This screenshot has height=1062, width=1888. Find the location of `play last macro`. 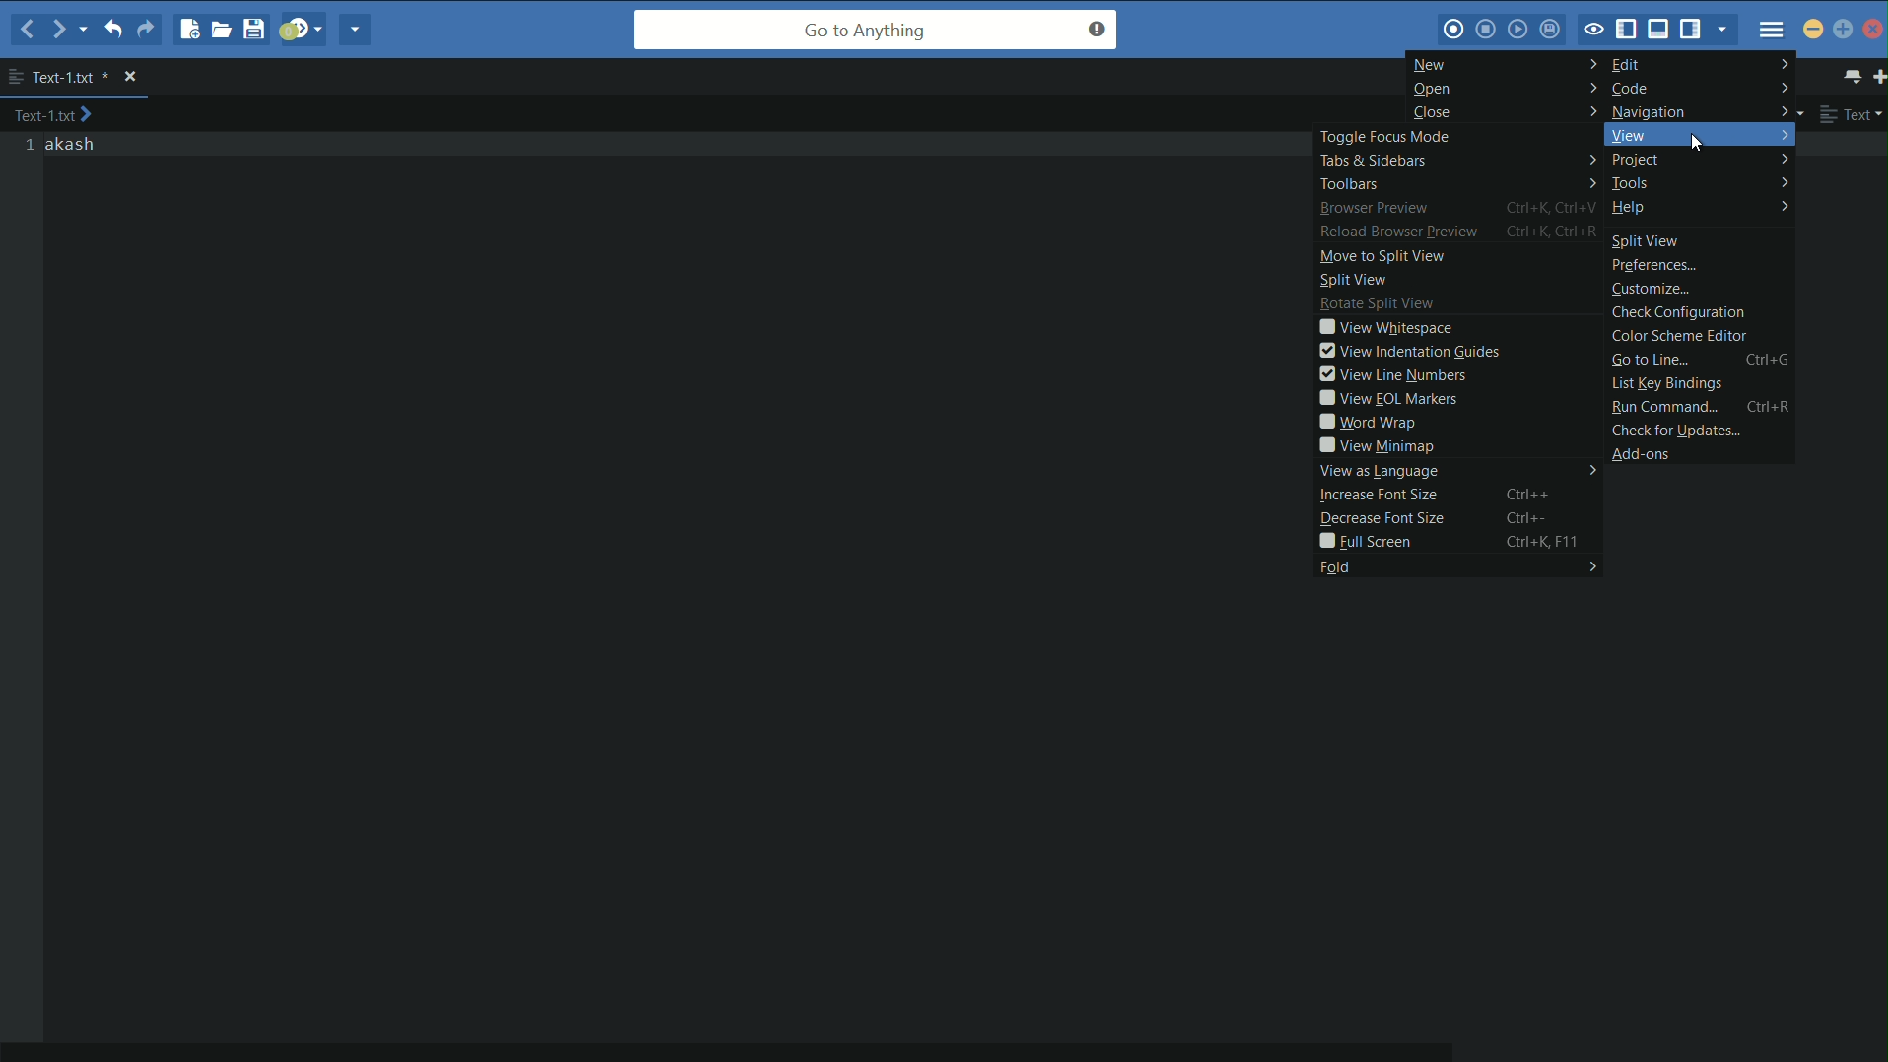

play last macro is located at coordinates (1520, 29).